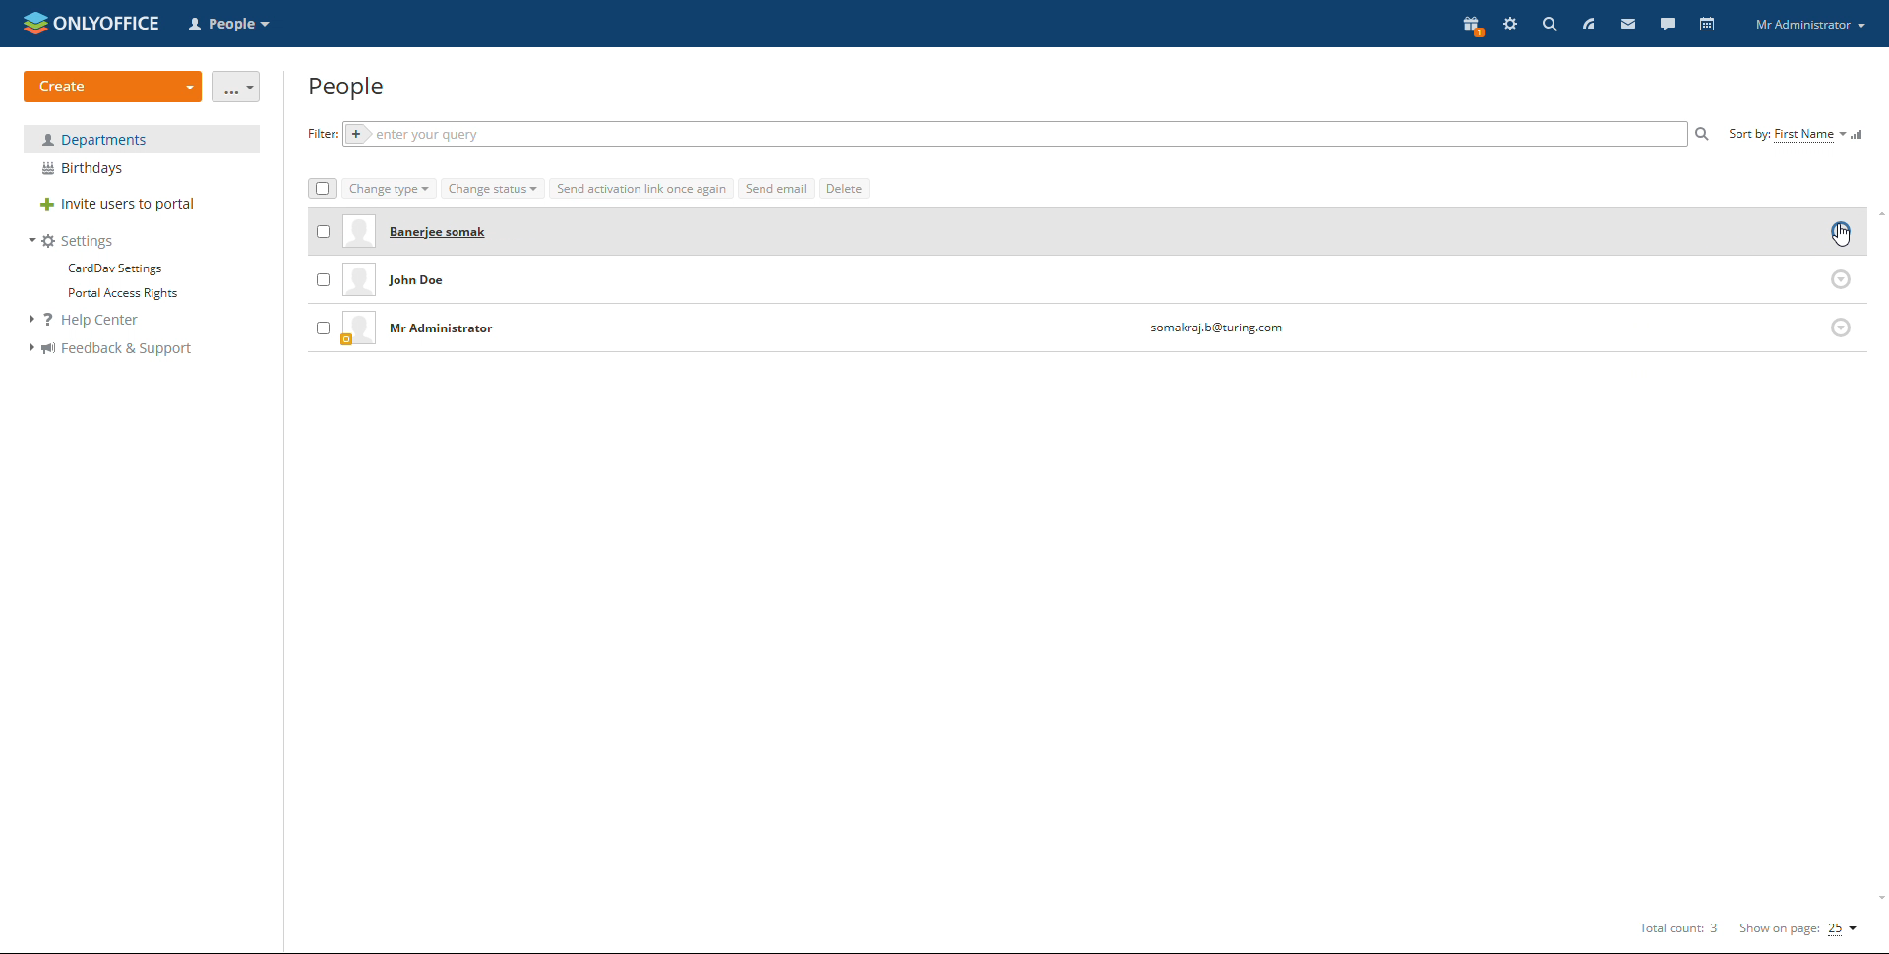 The width and height of the screenshot is (1889, 954). Describe the element at coordinates (359, 281) in the screenshot. I see `profile picture` at that location.